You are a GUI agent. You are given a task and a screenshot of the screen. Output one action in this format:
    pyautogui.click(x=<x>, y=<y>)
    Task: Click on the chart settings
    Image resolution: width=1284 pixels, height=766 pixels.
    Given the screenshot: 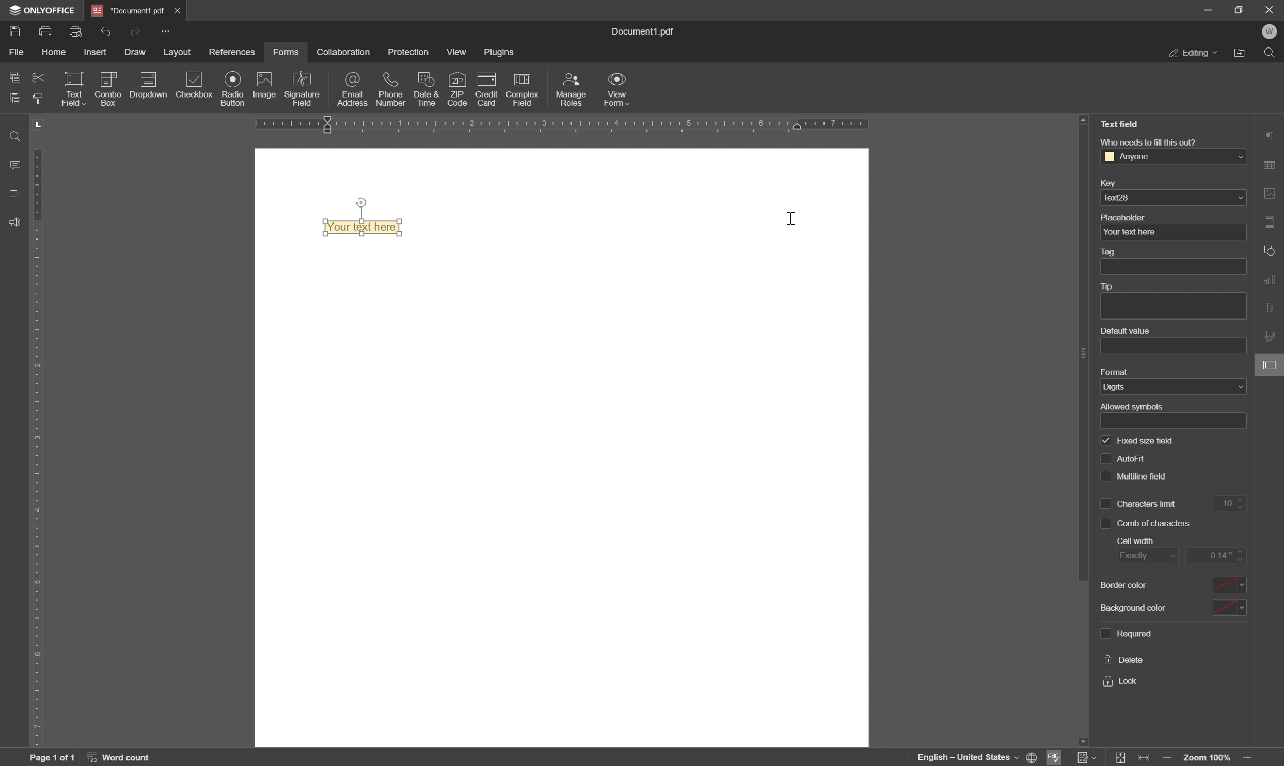 What is the action you would take?
    pyautogui.click(x=1270, y=279)
    